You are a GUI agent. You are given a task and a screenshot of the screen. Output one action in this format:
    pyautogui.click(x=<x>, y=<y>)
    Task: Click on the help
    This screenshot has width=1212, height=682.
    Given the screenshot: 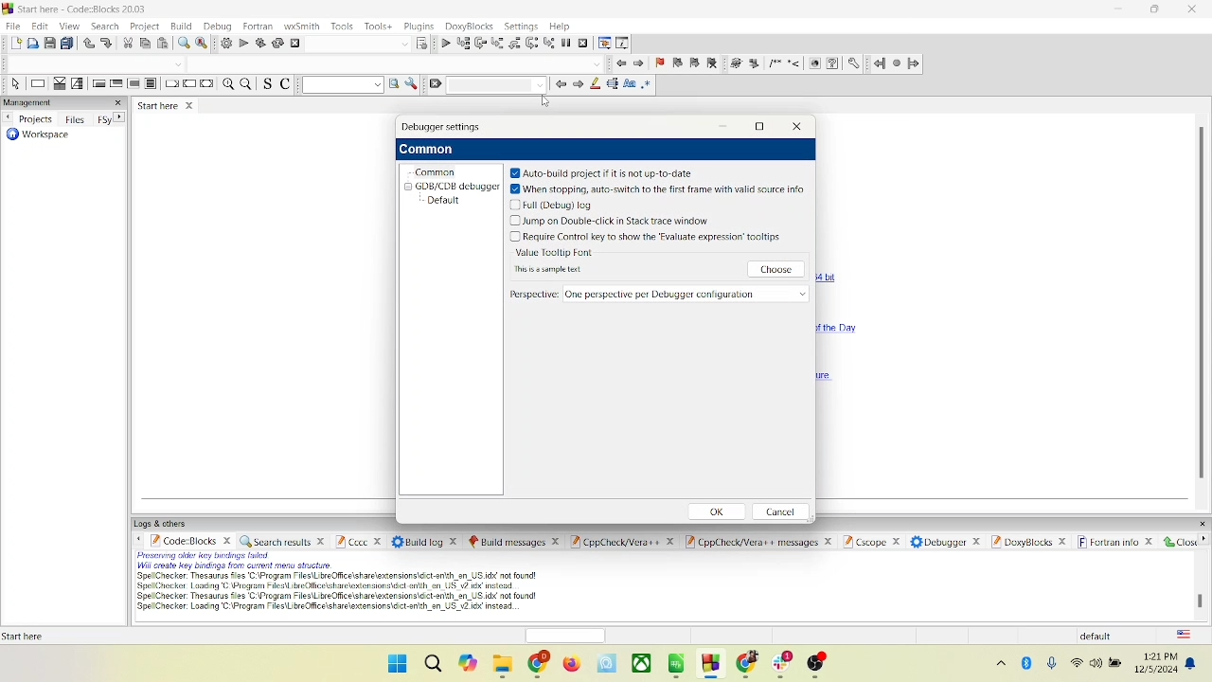 What is the action you would take?
    pyautogui.click(x=560, y=27)
    